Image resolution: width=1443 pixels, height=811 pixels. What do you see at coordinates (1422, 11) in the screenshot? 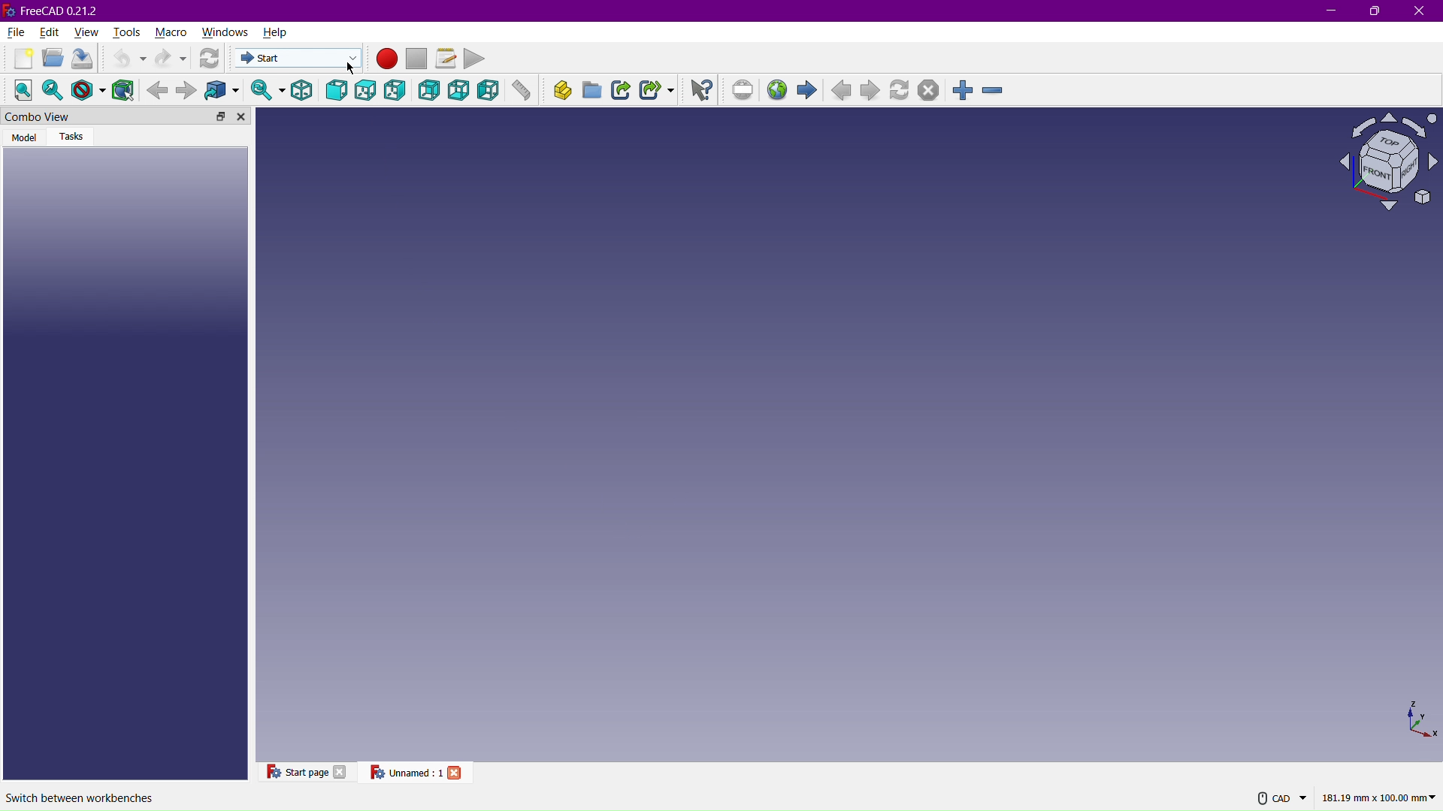
I see `Close` at bounding box center [1422, 11].